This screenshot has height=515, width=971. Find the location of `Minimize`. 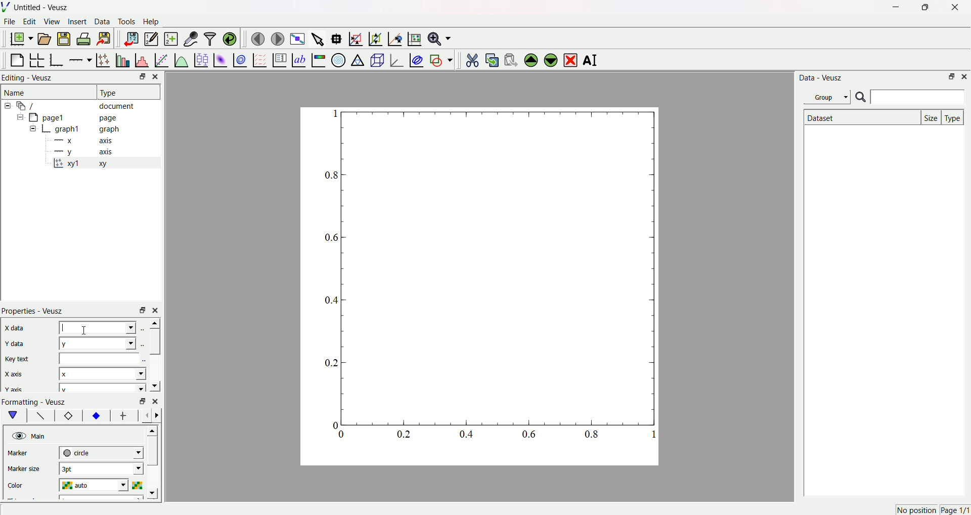

Minimize is located at coordinates (893, 8).